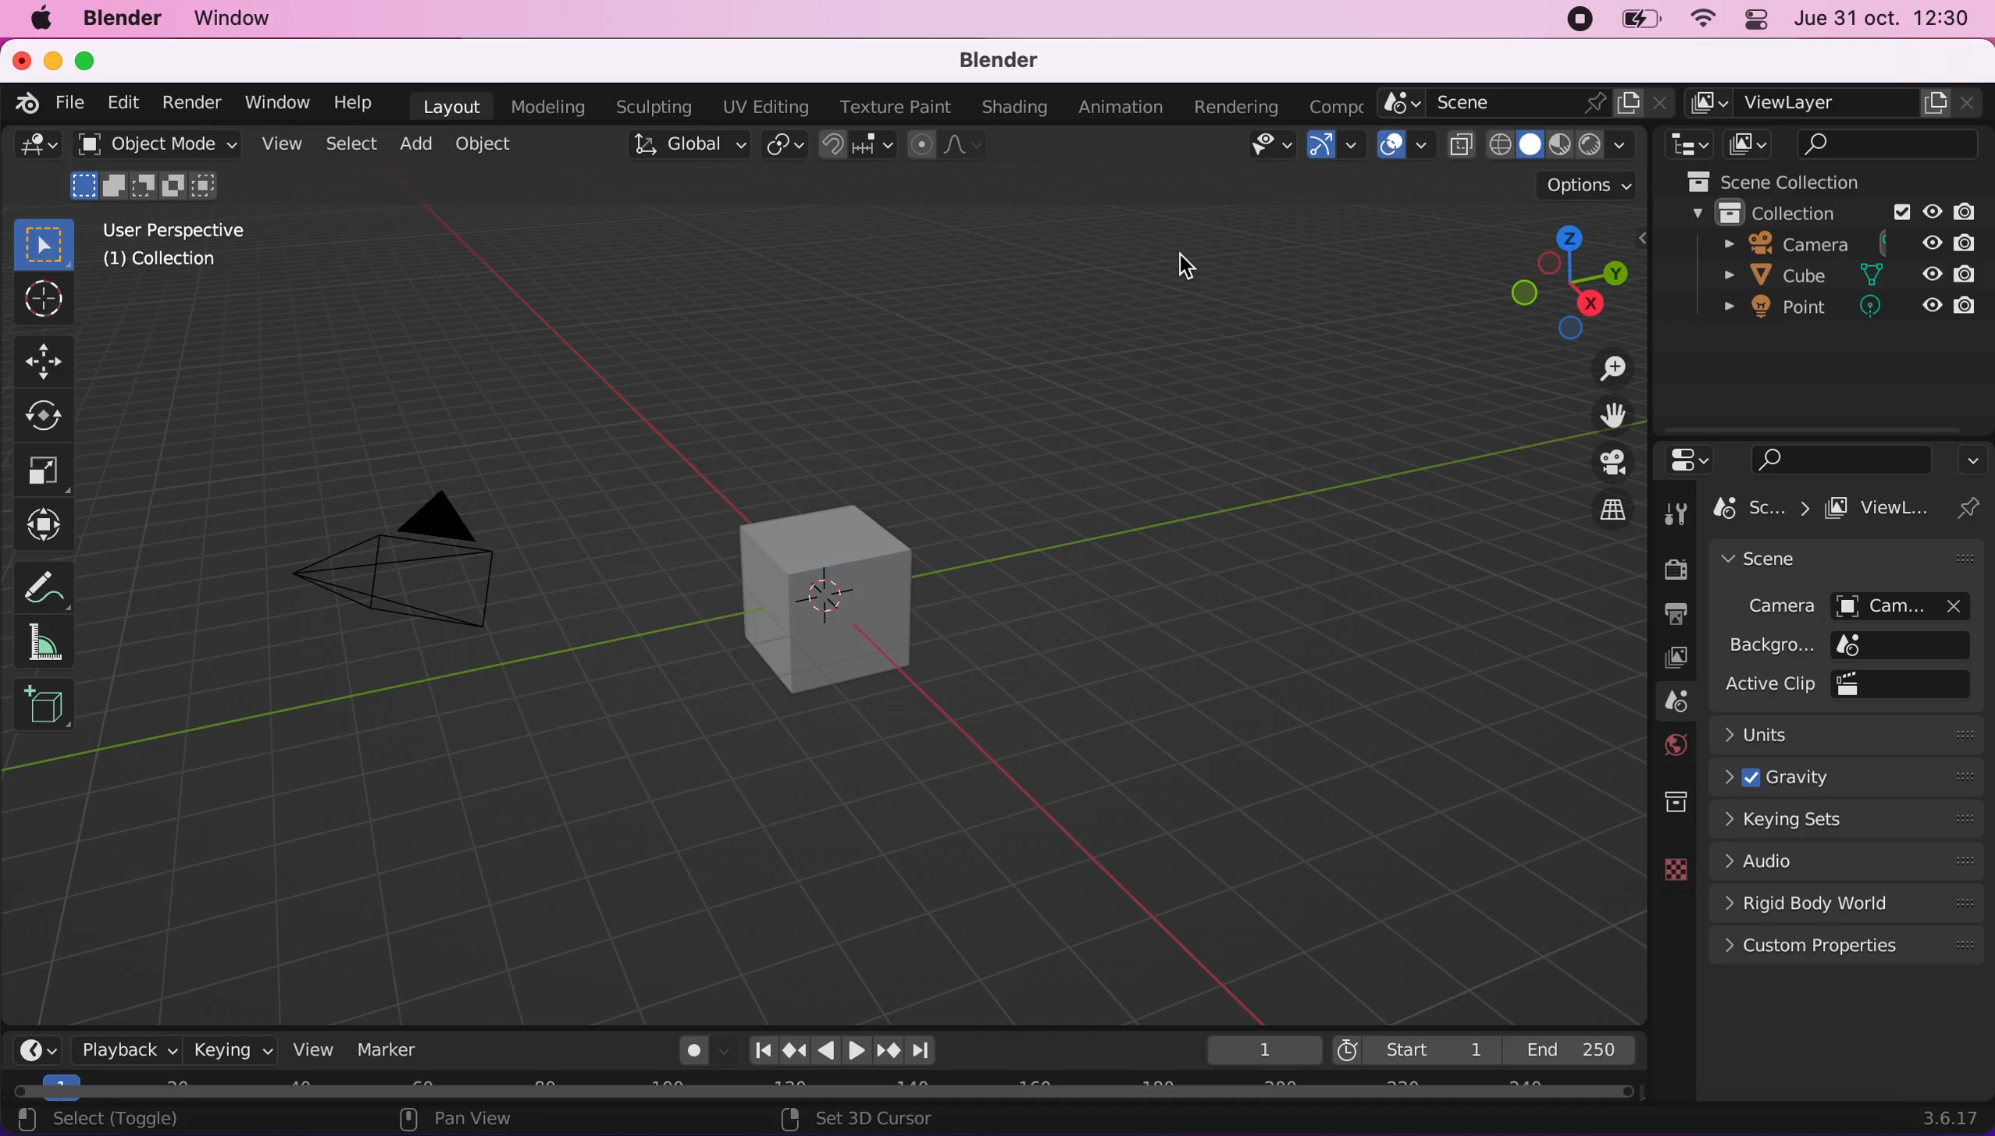  What do you see at coordinates (891, 1052) in the screenshot?
I see `Jump to keyframe` at bounding box center [891, 1052].